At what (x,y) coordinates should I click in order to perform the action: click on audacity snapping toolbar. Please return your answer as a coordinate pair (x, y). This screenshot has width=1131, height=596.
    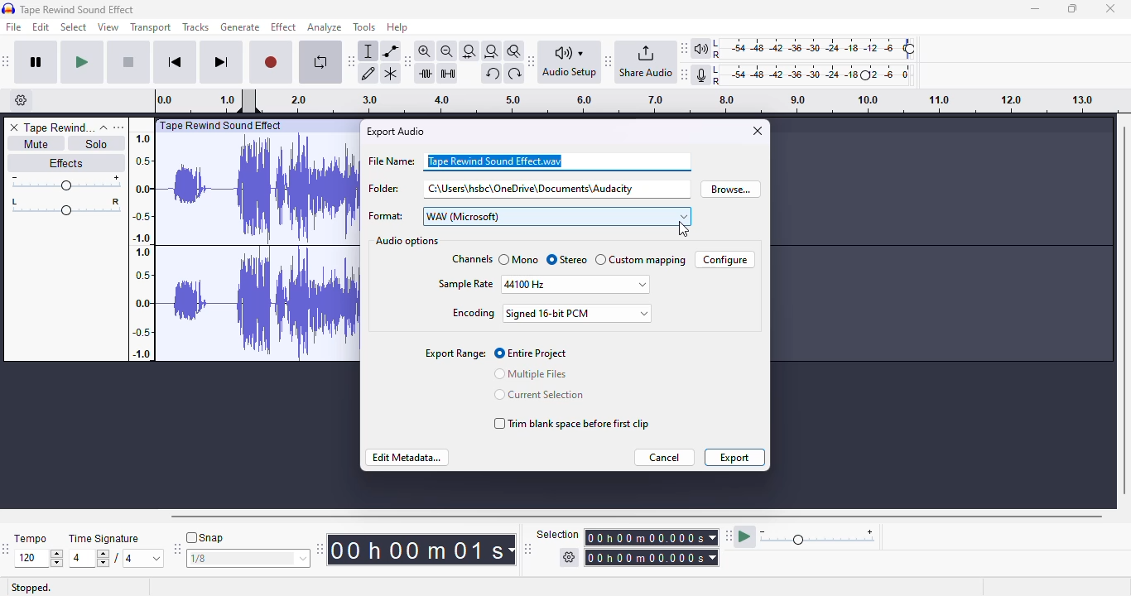
    Looking at the image, I should click on (243, 547).